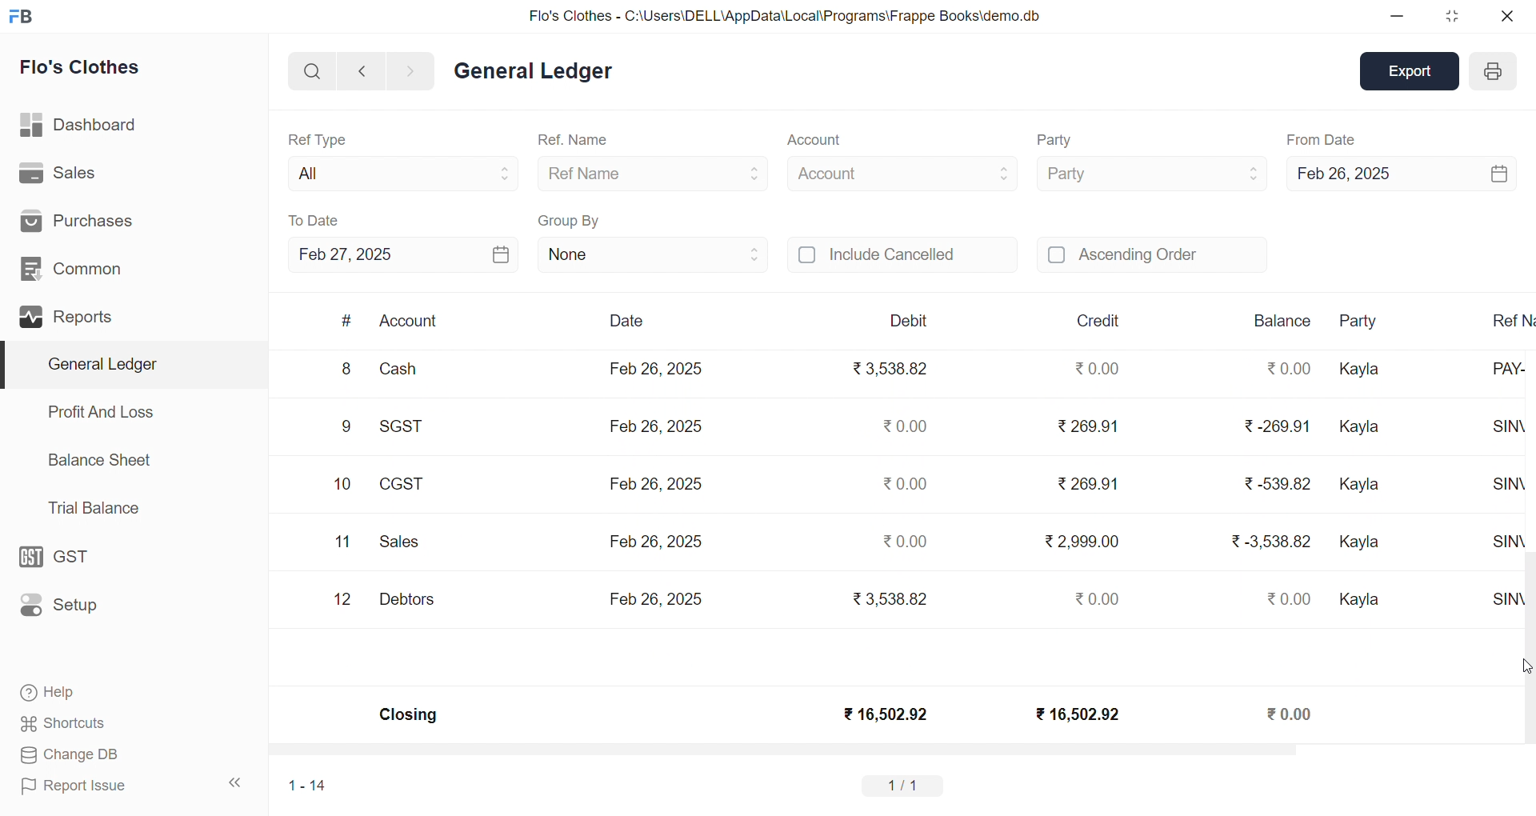 The image size is (1536, 816). I want to click on Feb 26, 2025, so click(654, 539).